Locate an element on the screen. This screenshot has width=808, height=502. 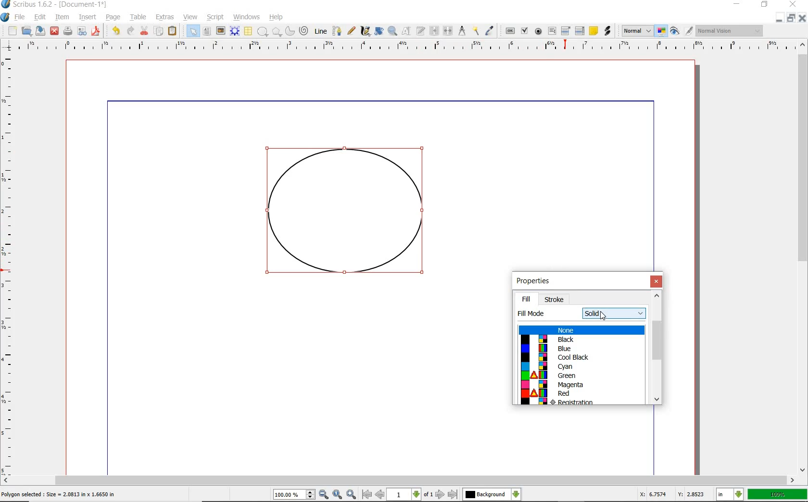
SAVE AS PDF is located at coordinates (97, 32).